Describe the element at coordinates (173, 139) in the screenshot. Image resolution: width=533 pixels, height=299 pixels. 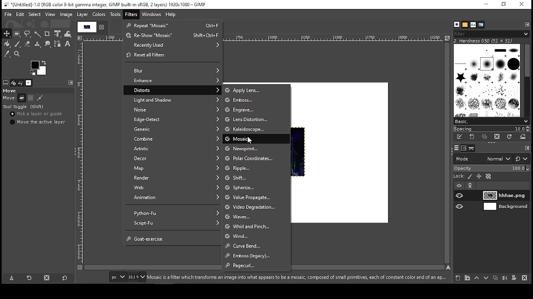
I see `combine` at that location.